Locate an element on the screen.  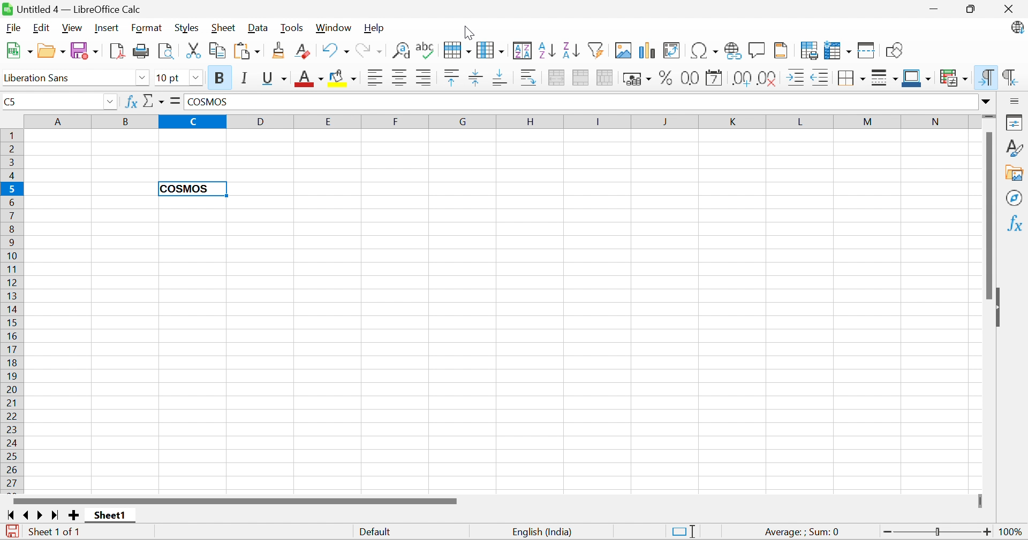
Restore Down is located at coordinates (971, 8).